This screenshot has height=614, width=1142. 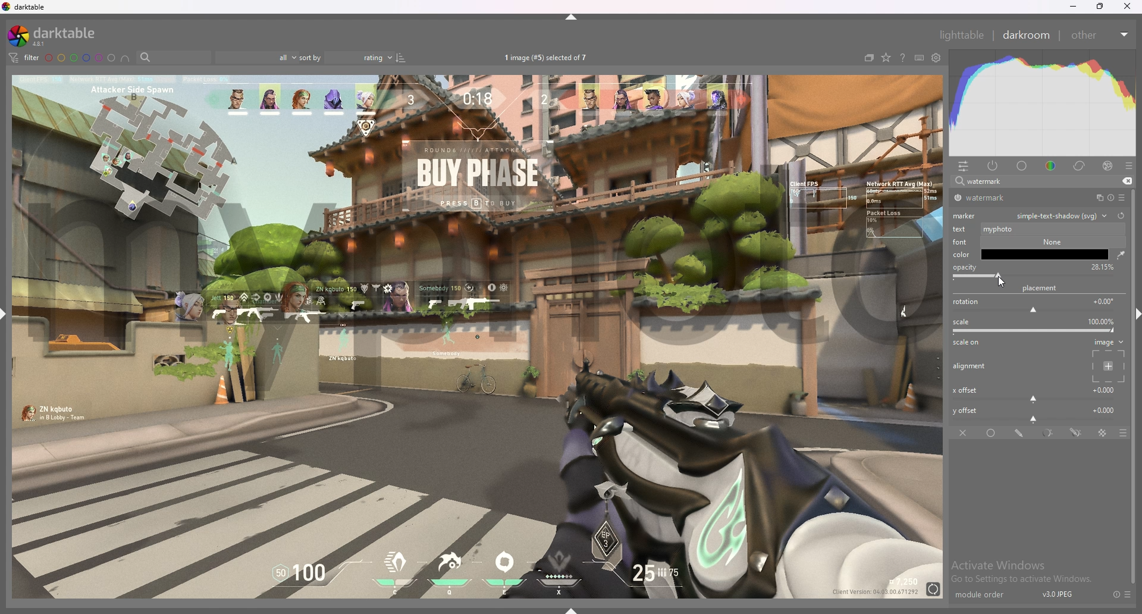 What do you see at coordinates (1027, 34) in the screenshot?
I see `darkroom` at bounding box center [1027, 34].